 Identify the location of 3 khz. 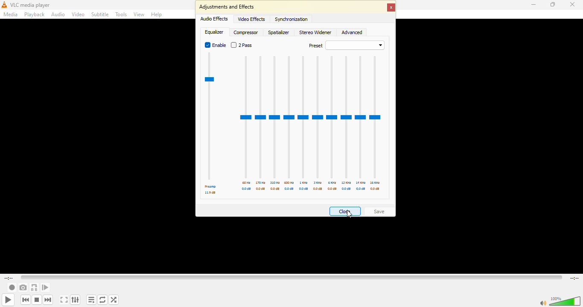
(318, 182).